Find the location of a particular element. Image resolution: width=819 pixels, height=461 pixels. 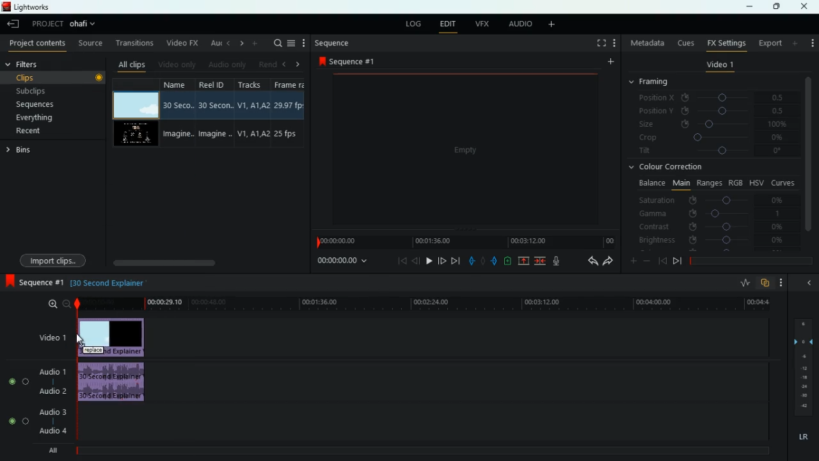

contrast is located at coordinates (710, 227).